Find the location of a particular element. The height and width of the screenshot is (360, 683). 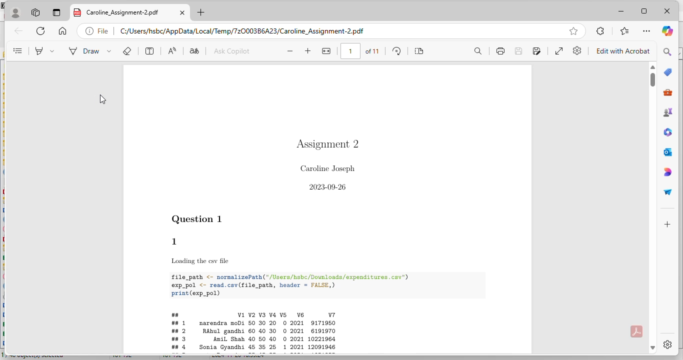

1 of 11 is located at coordinates (361, 51).